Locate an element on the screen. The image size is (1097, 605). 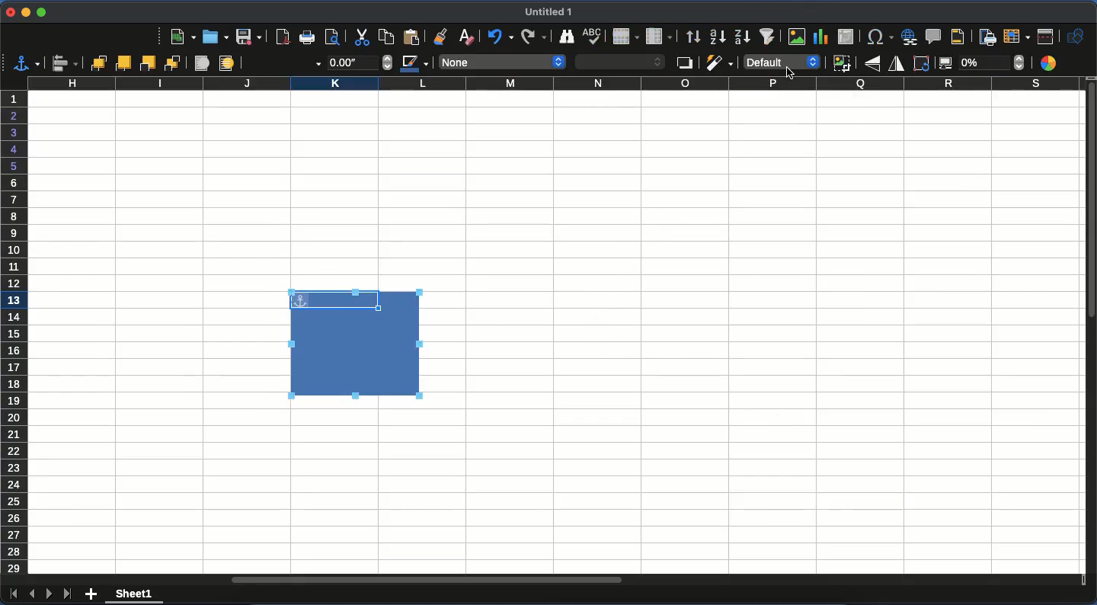
show draw function is located at coordinates (1076, 37).